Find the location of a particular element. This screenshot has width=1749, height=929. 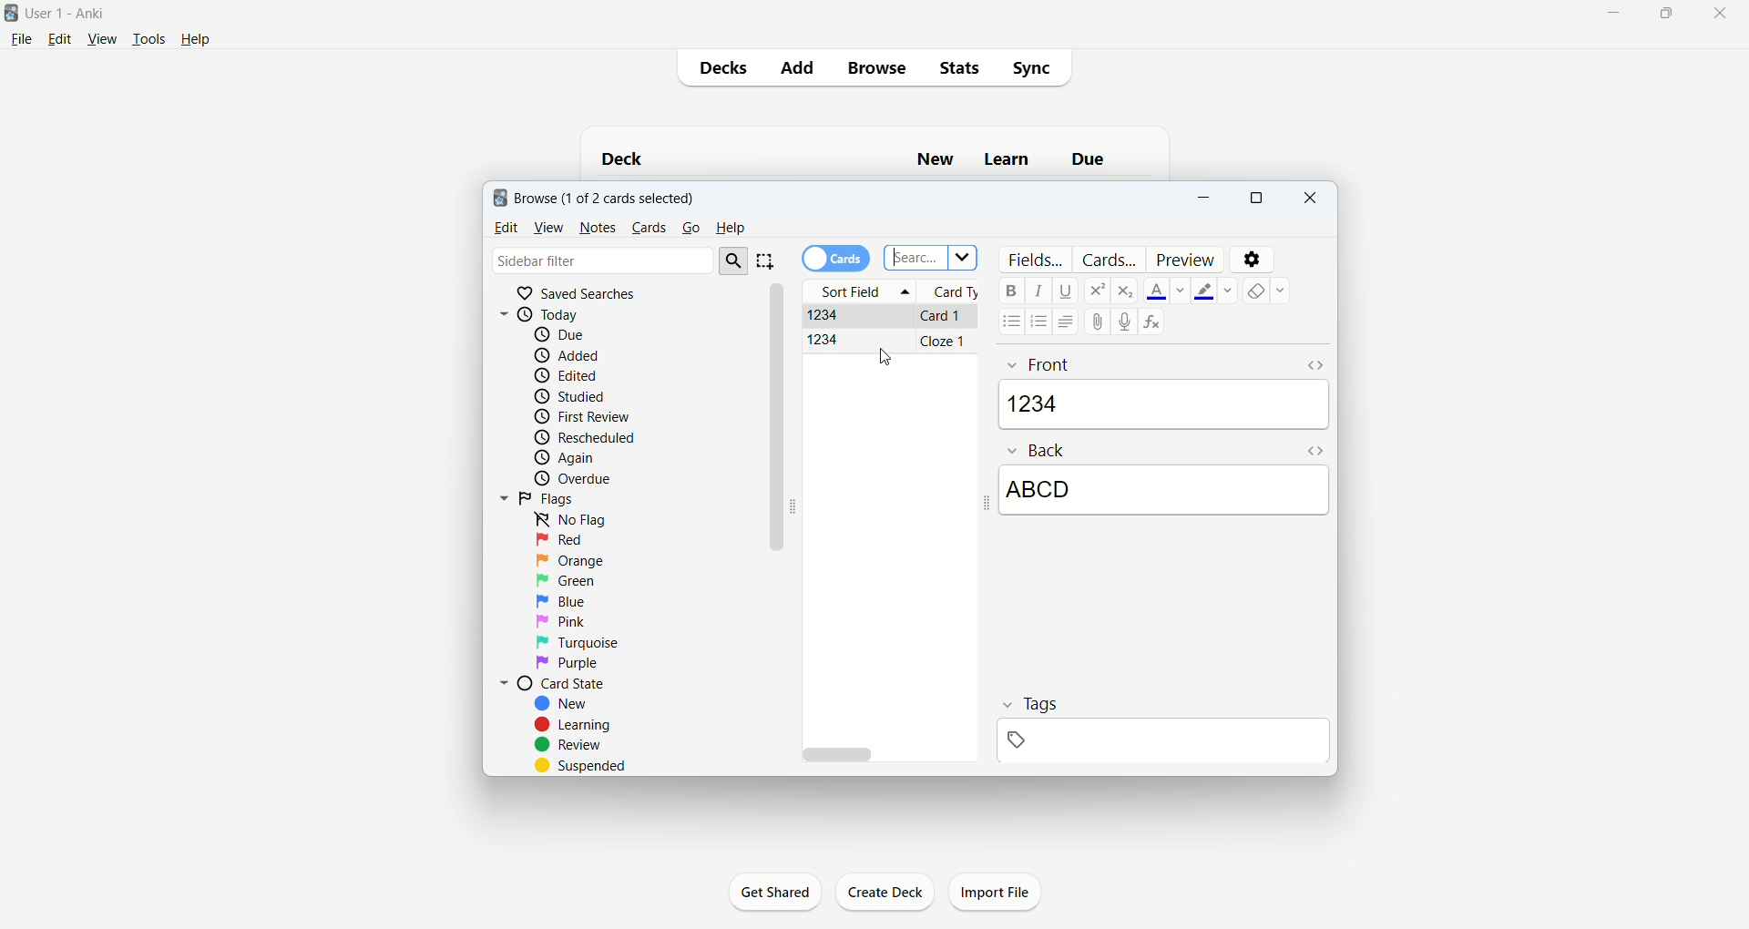

maximize is located at coordinates (1262, 201).